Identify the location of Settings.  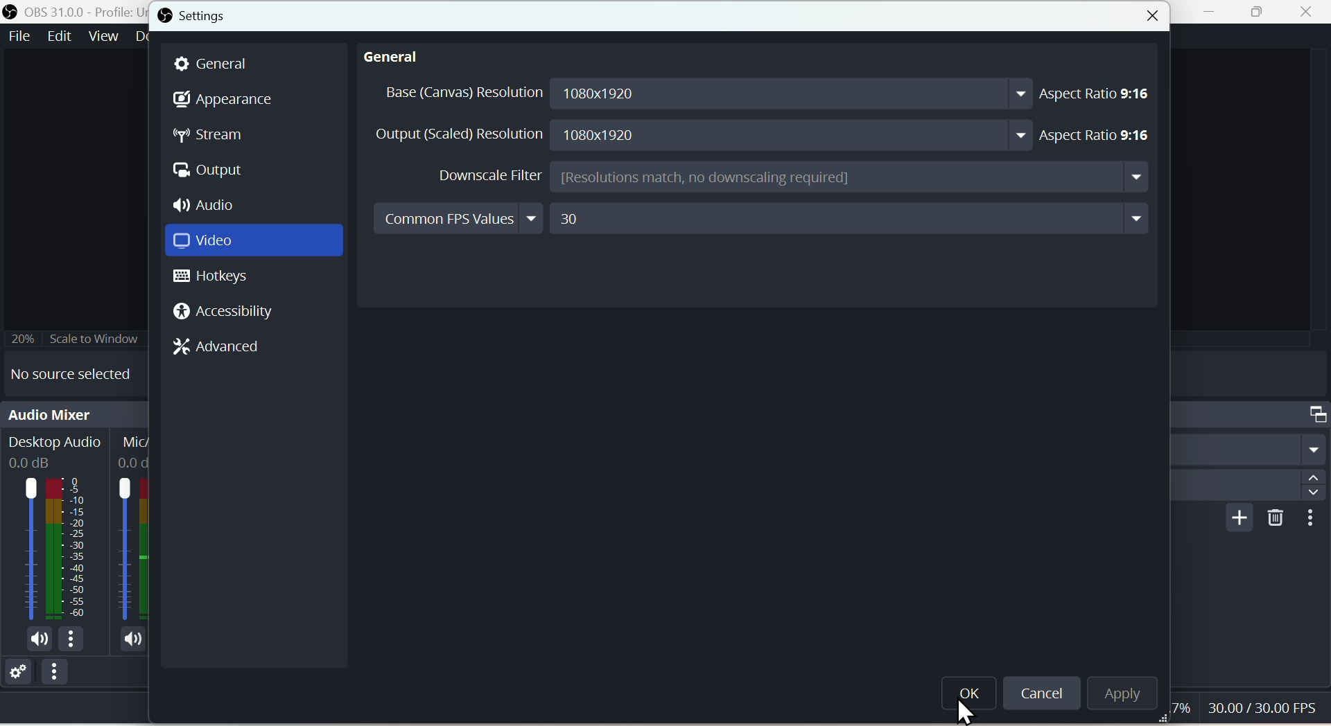
(16, 670).